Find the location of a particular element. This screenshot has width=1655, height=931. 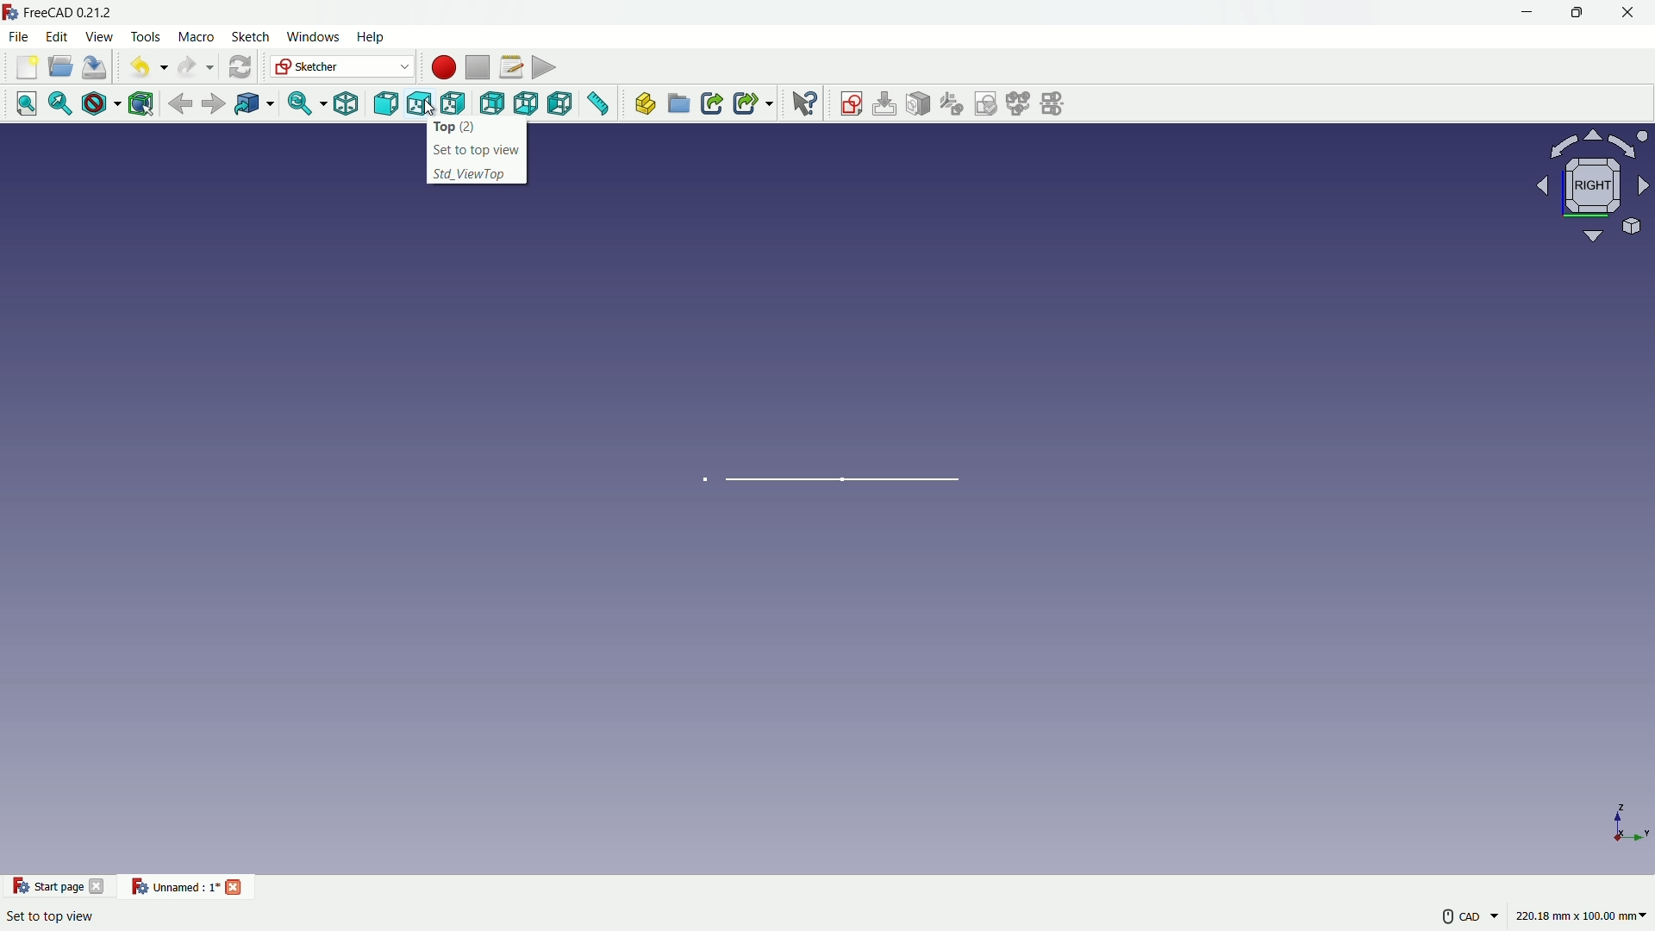

make link is located at coordinates (712, 105).